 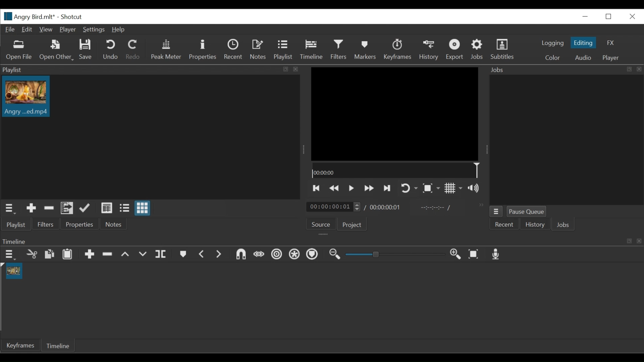 I want to click on Next Marker, so click(x=219, y=255).